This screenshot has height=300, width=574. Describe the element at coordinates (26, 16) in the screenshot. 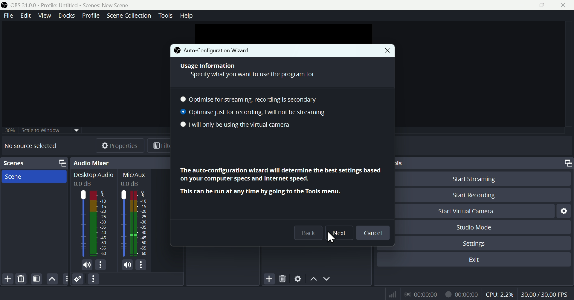

I see `Edit` at that location.